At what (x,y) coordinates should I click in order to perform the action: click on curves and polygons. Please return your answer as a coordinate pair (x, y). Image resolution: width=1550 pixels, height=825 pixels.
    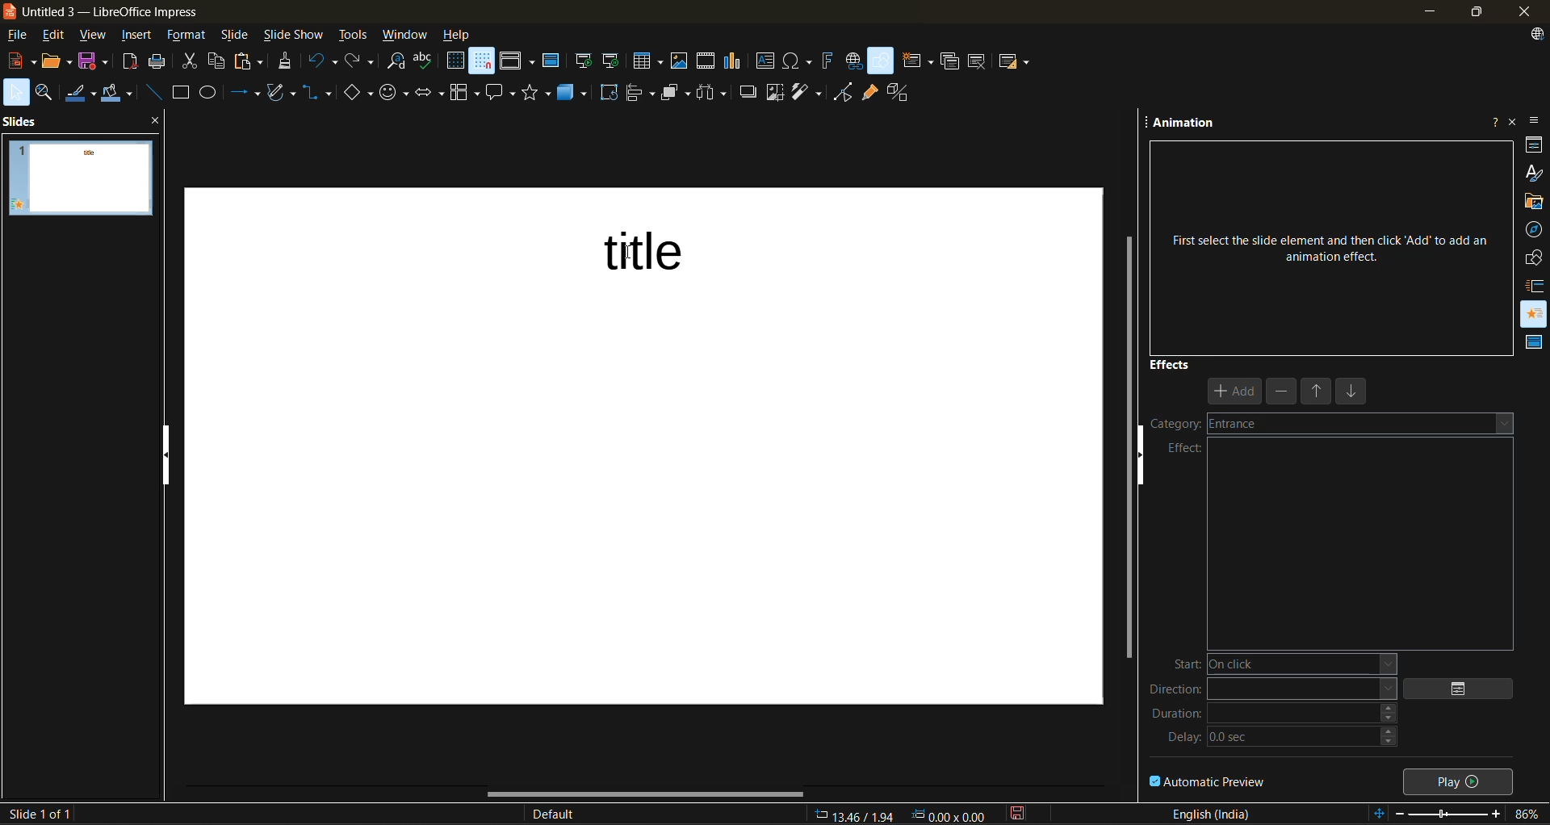
    Looking at the image, I should click on (280, 93).